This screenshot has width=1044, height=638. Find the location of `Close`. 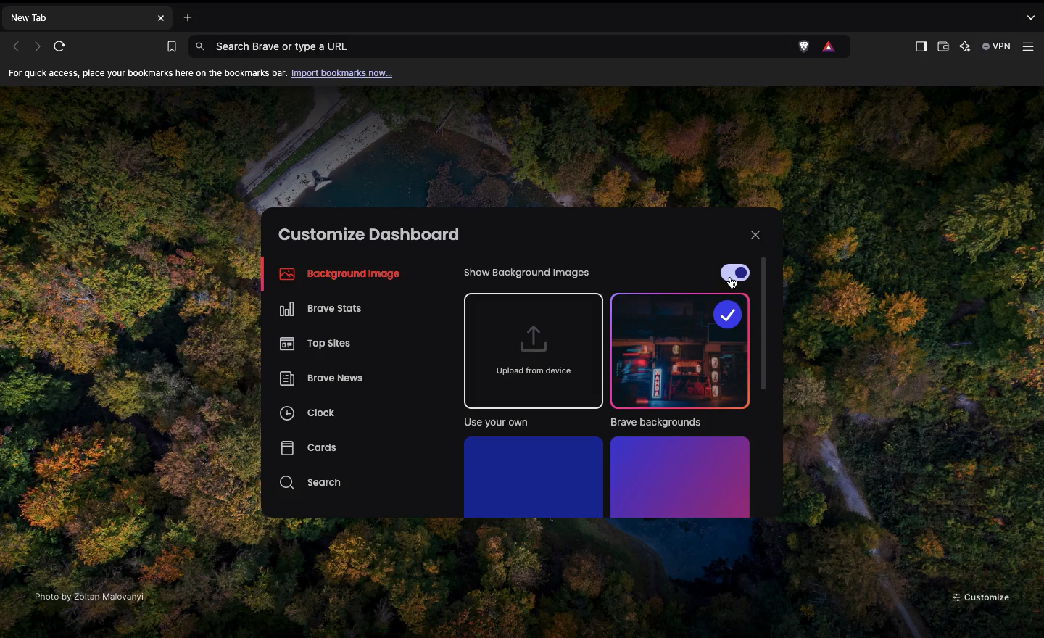

Close is located at coordinates (755, 235).